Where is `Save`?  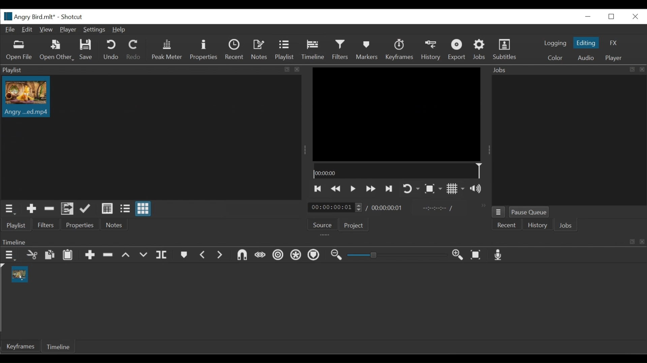 Save is located at coordinates (86, 49).